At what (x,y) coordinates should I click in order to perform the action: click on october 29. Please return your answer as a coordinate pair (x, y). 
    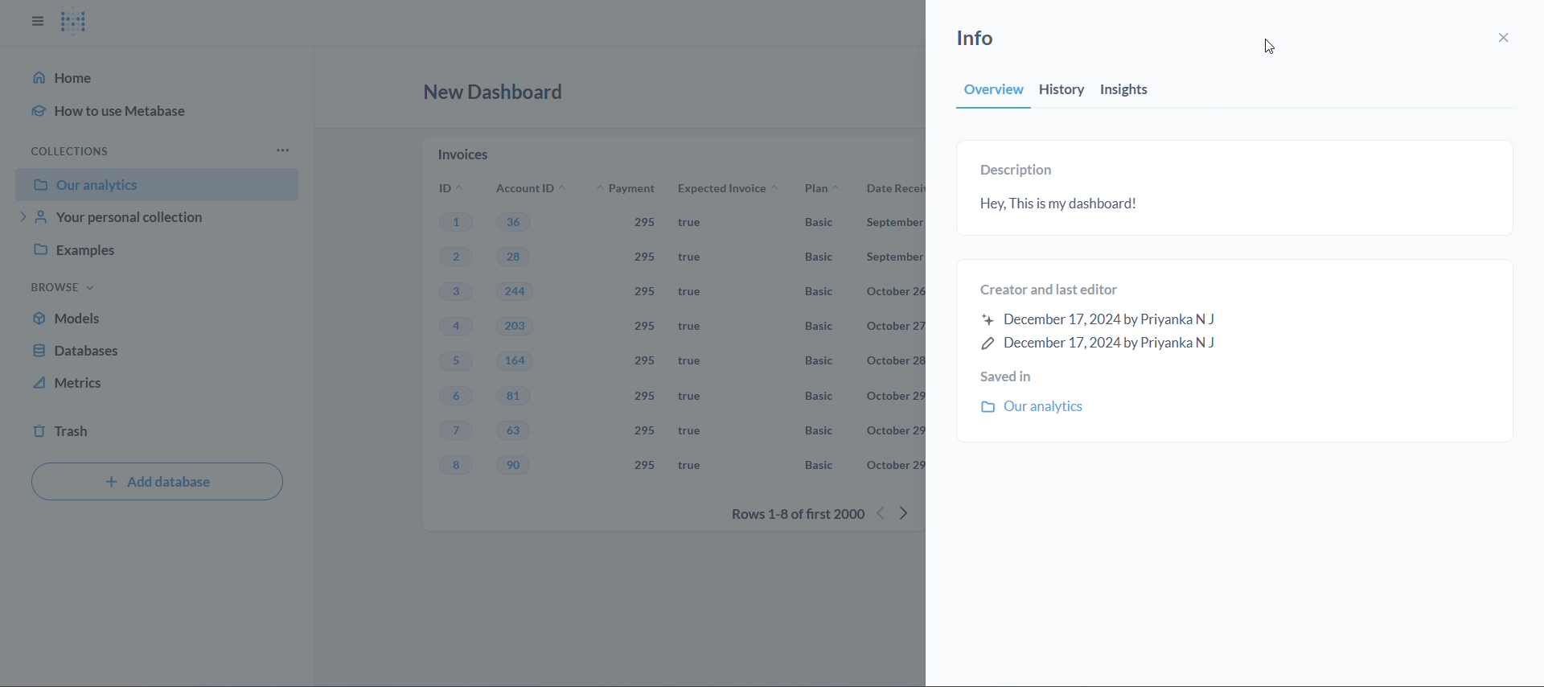
    Looking at the image, I should click on (893, 430).